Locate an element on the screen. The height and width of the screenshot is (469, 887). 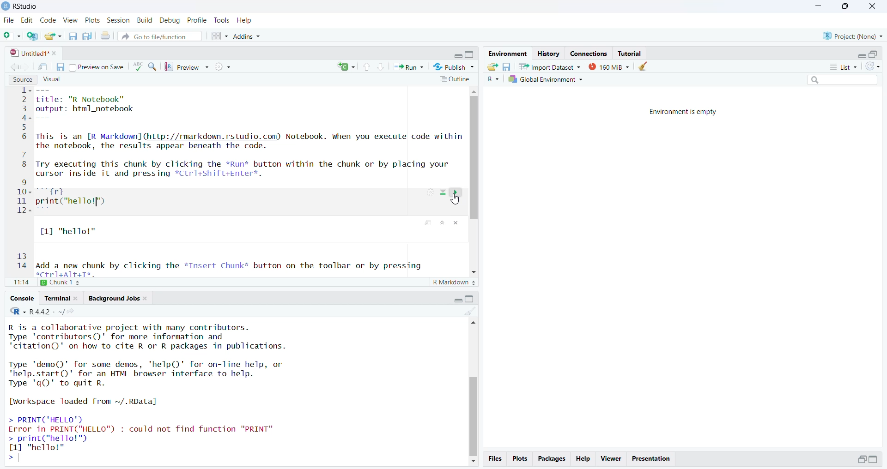
Rstudio is located at coordinates (20, 6).